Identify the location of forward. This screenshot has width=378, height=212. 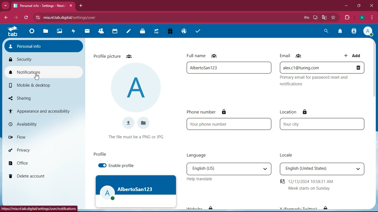
(15, 18).